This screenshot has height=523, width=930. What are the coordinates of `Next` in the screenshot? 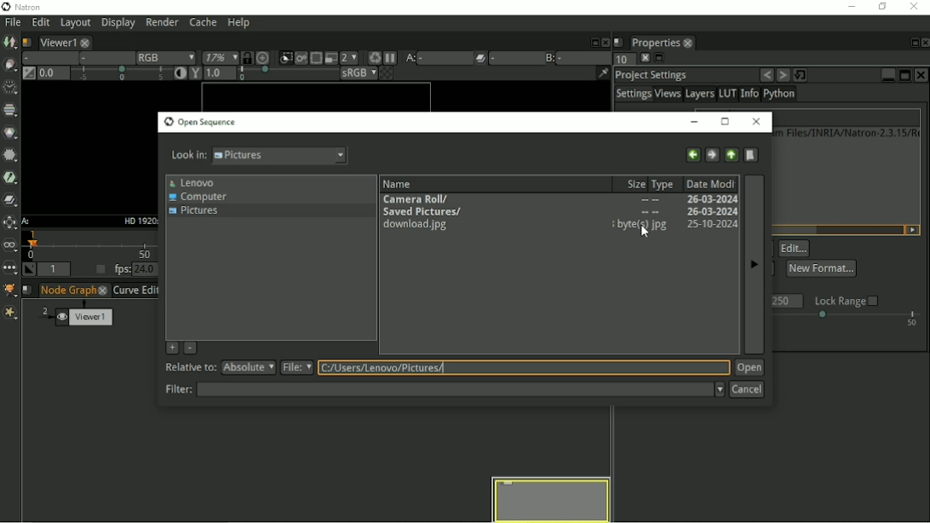 It's located at (753, 264).